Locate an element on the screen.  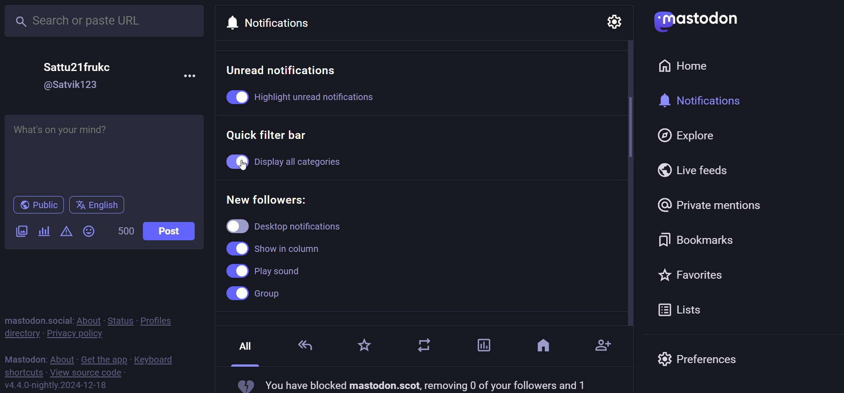
notification is located at coordinates (707, 101).